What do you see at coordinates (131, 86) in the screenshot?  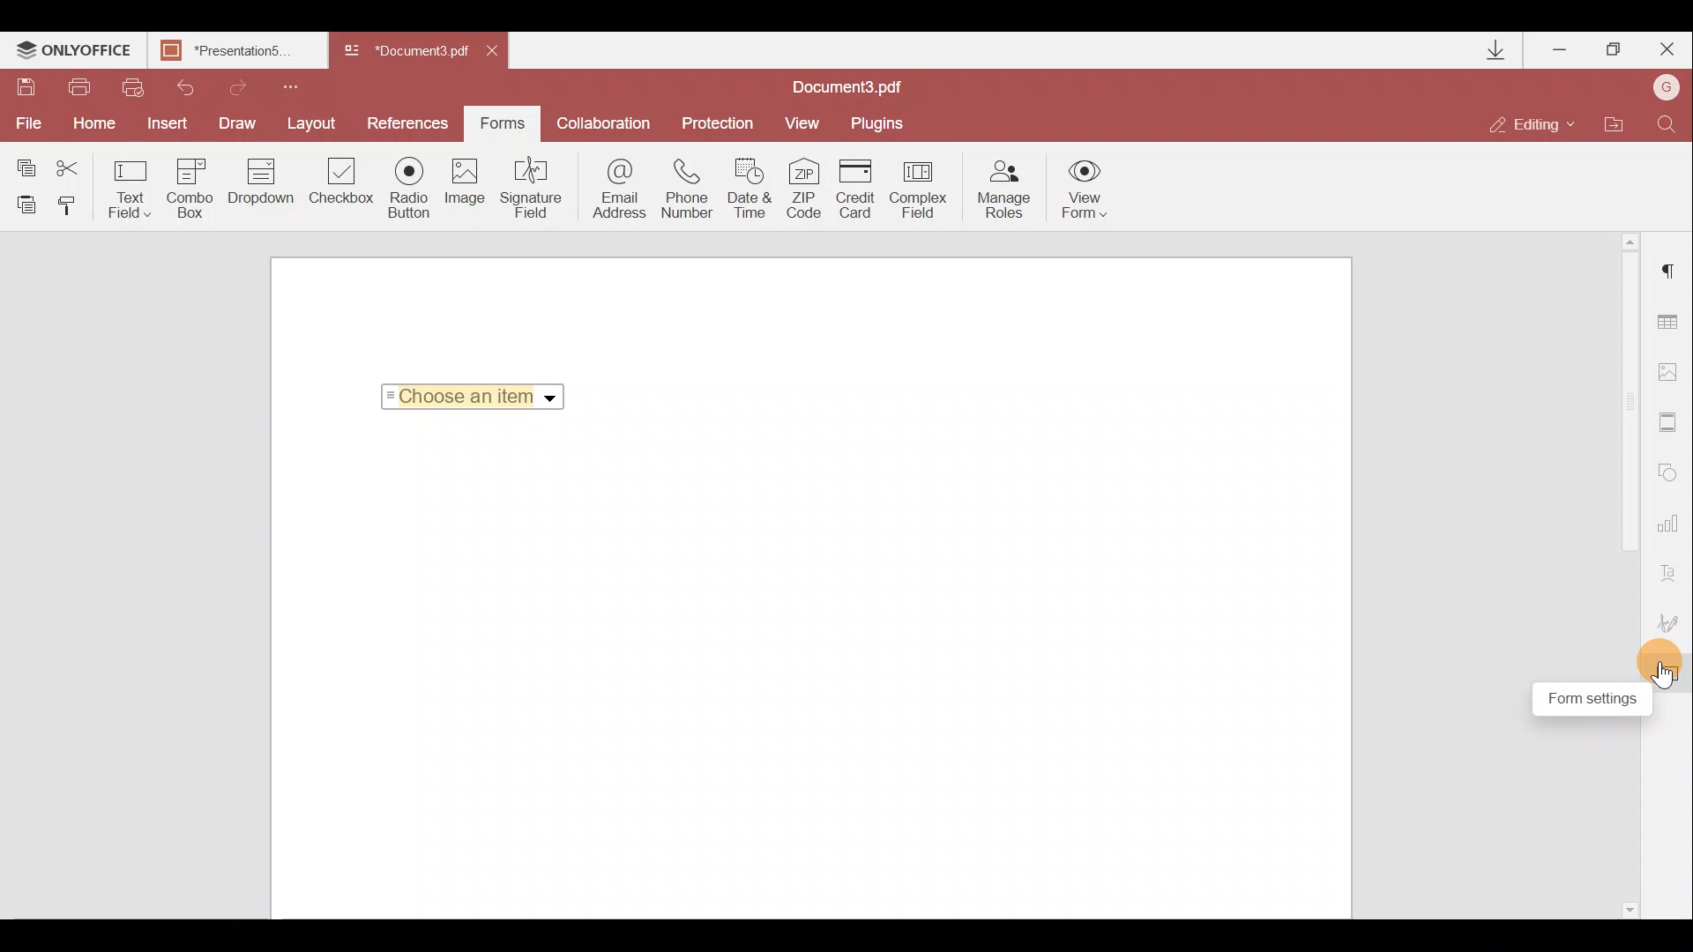 I see `Quick print` at bounding box center [131, 86].